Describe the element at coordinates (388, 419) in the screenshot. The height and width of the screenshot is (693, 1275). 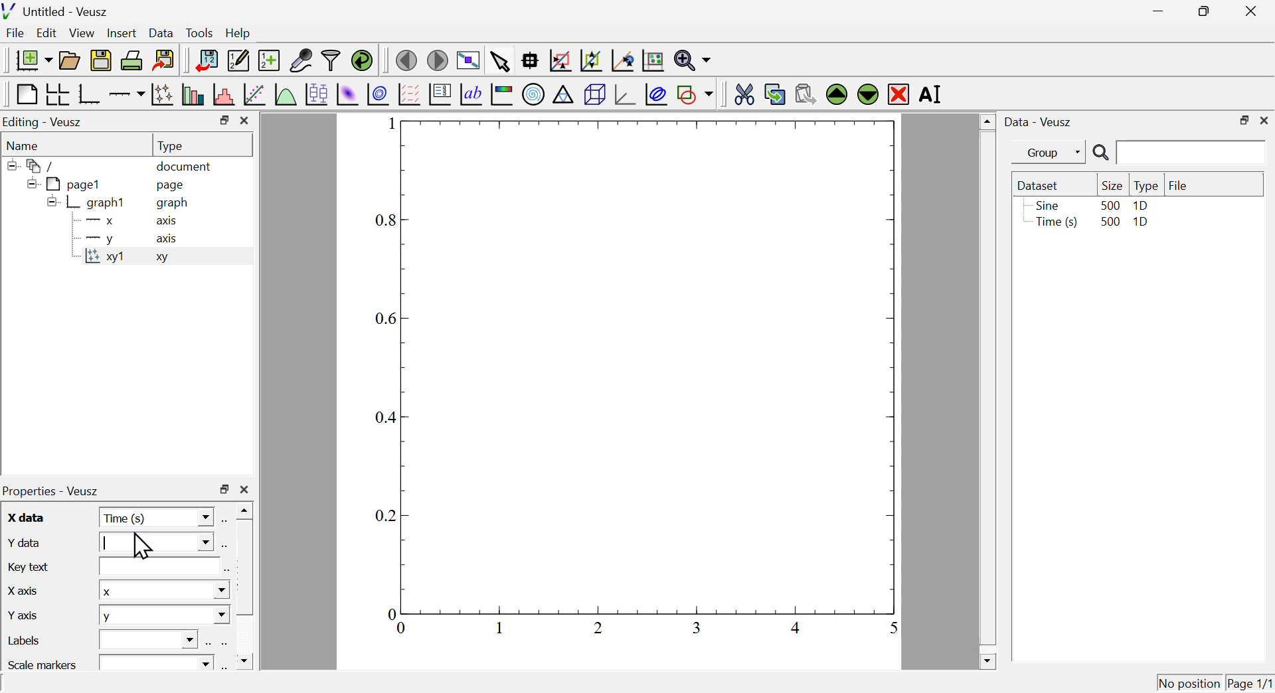
I see `0.4` at that location.